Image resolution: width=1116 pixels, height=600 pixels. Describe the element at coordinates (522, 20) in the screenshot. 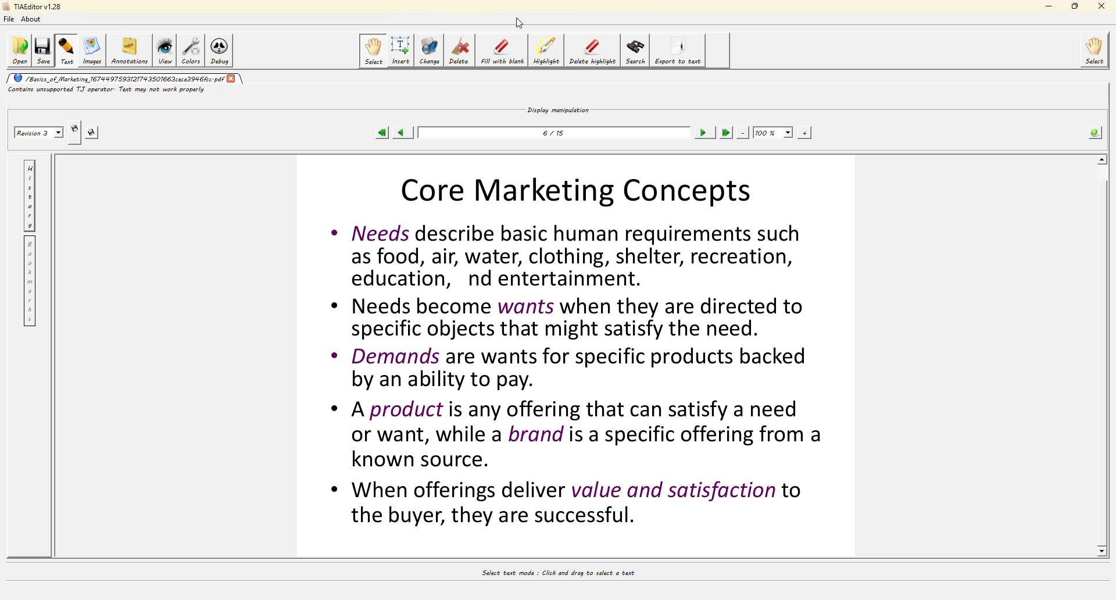

I see `cursor` at that location.